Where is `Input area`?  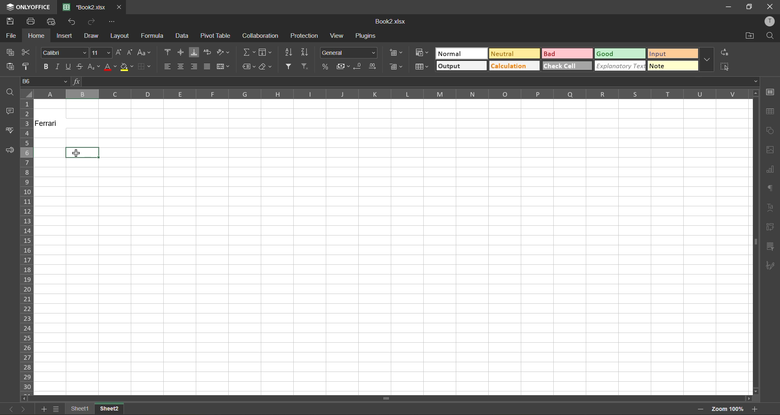
Input area is located at coordinates (395, 276).